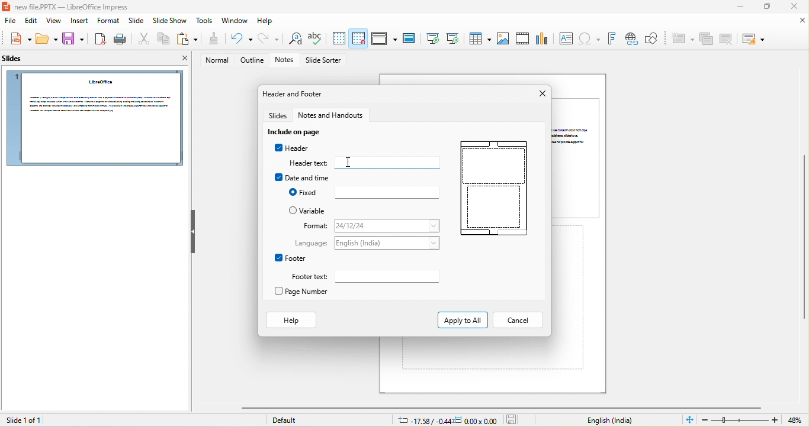  I want to click on paste, so click(187, 39).